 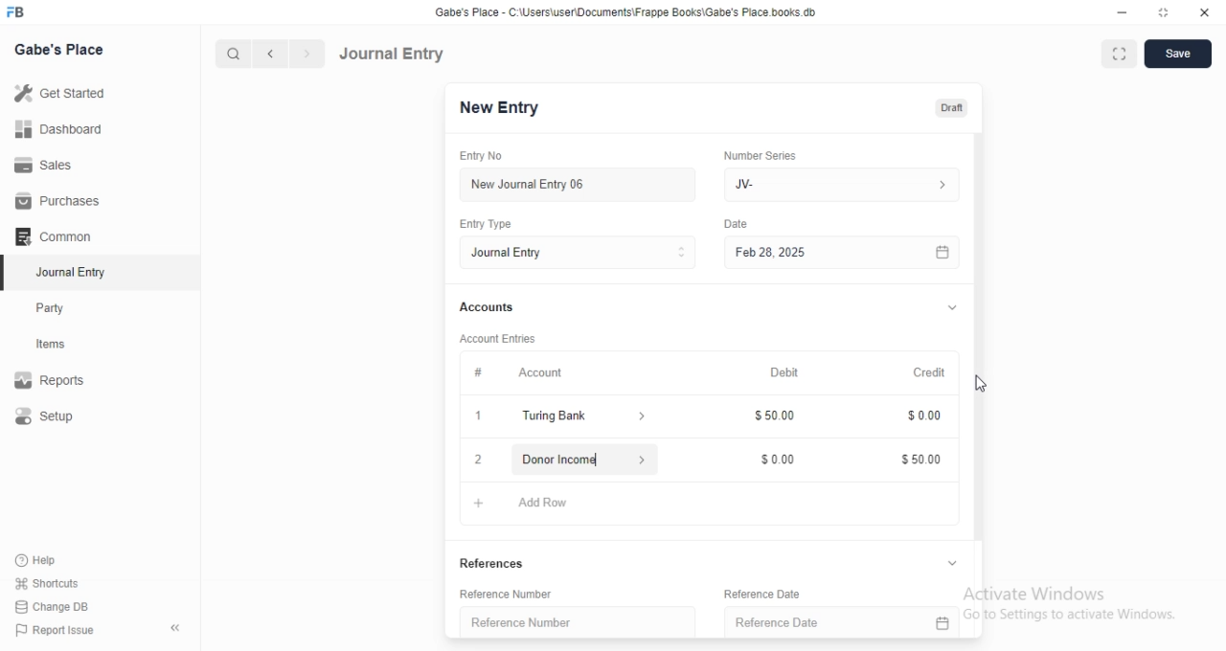 What do you see at coordinates (626, 12) in the screenshot?
I see `Gabe's Place - C\Users\userDocuments Frappe Books\Gabe's Place books db.` at bounding box center [626, 12].